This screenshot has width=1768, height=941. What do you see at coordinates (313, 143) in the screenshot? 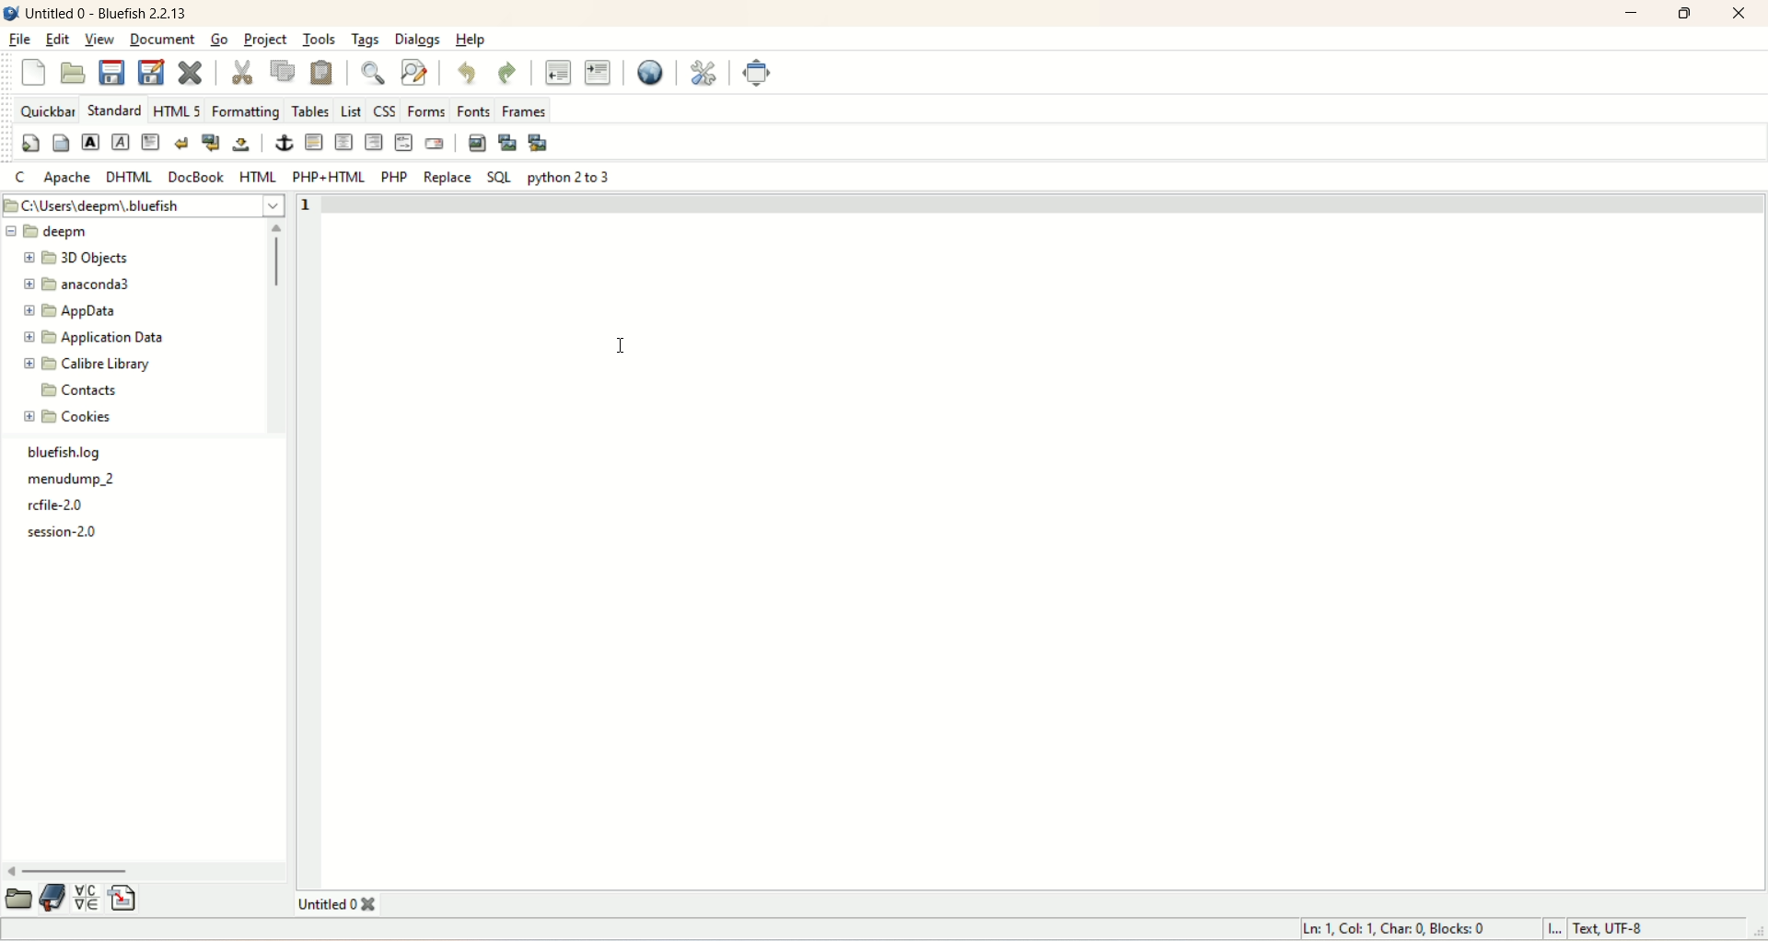
I see `horizontal rule` at bounding box center [313, 143].